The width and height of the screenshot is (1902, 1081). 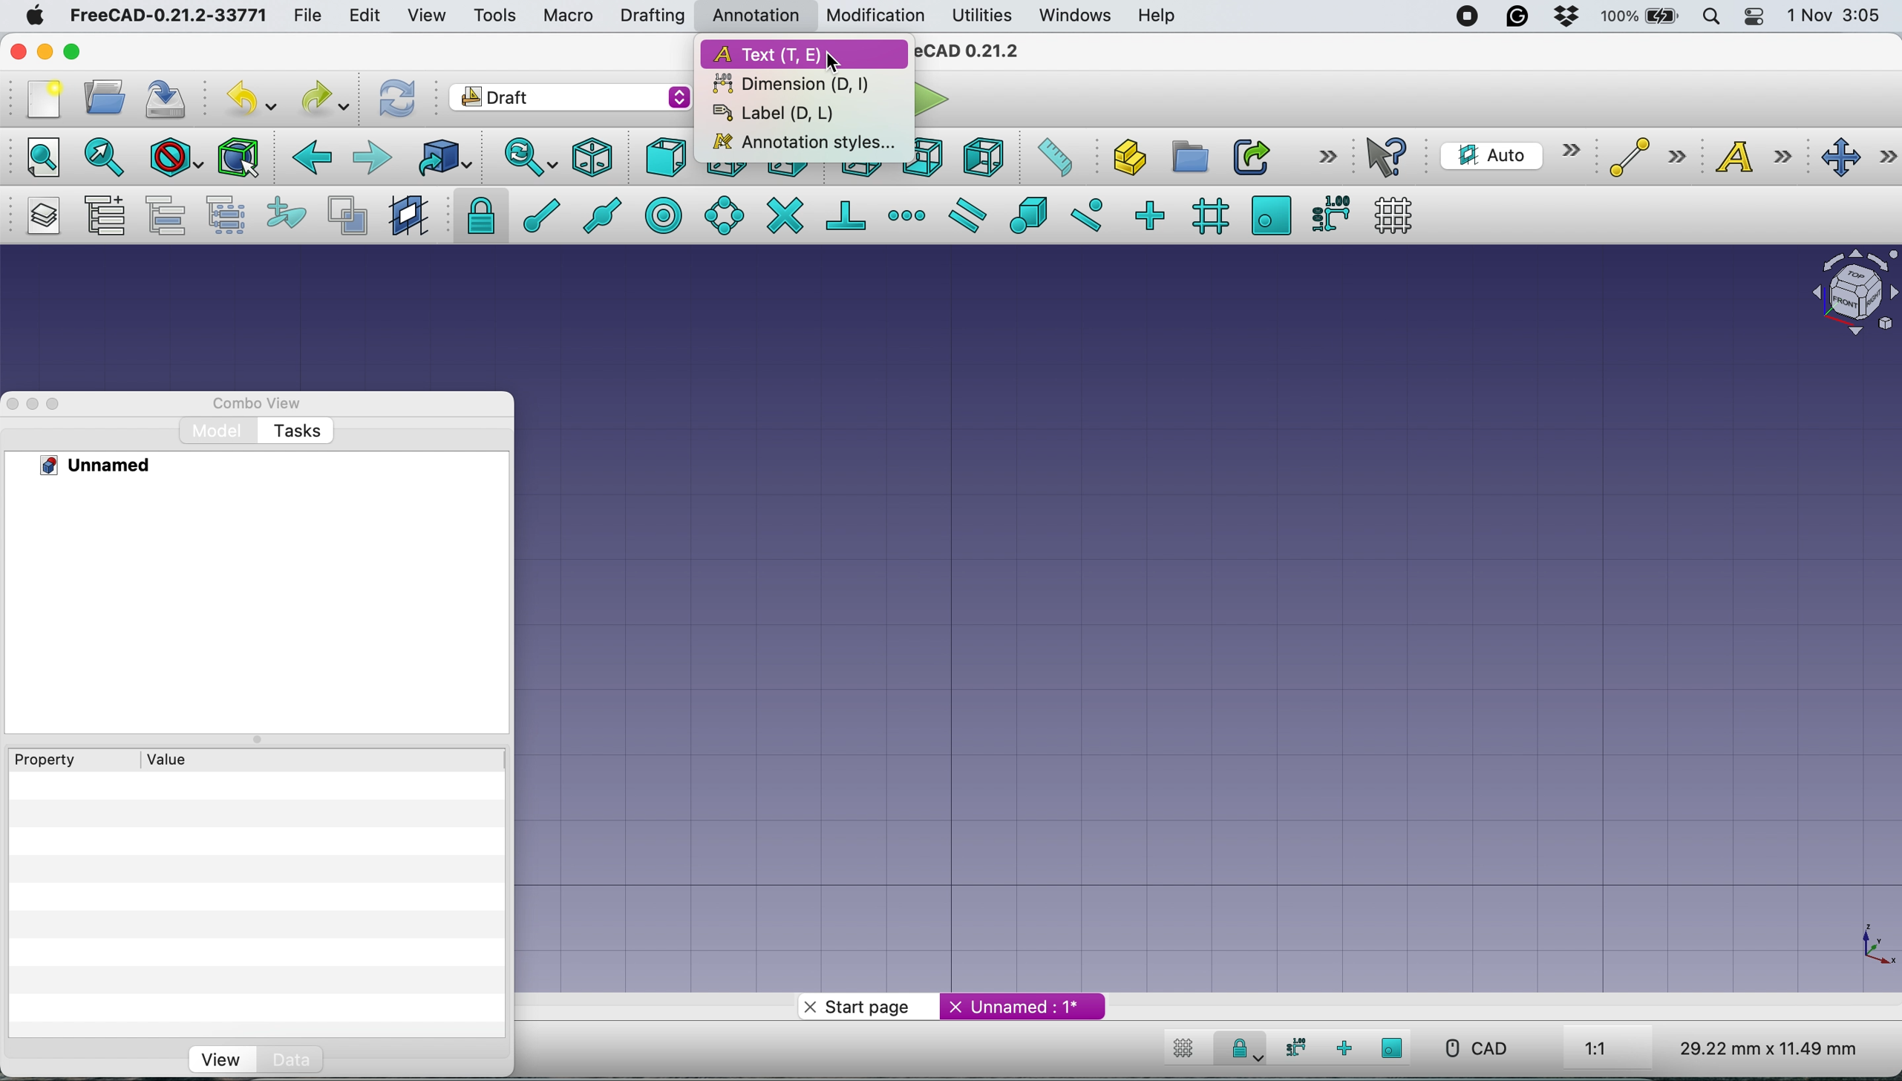 I want to click on dimensions, so click(x=1763, y=1048).